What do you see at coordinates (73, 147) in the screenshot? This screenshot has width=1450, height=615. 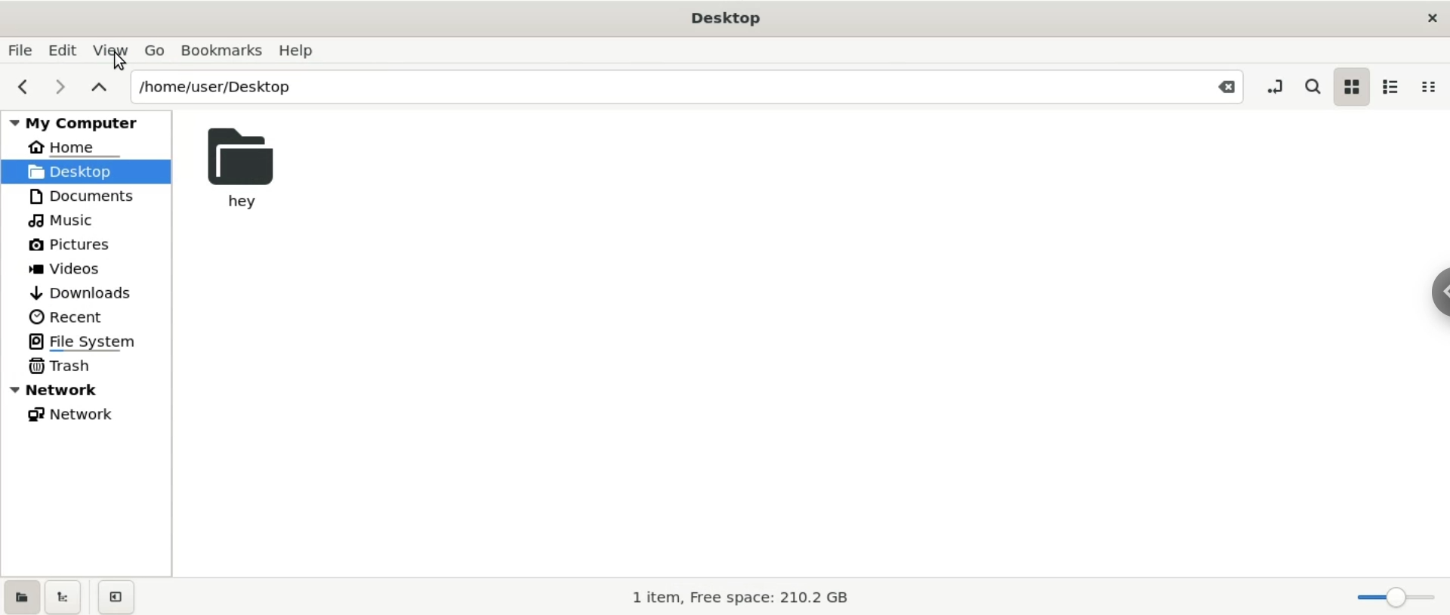 I see `Home` at bounding box center [73, 147].